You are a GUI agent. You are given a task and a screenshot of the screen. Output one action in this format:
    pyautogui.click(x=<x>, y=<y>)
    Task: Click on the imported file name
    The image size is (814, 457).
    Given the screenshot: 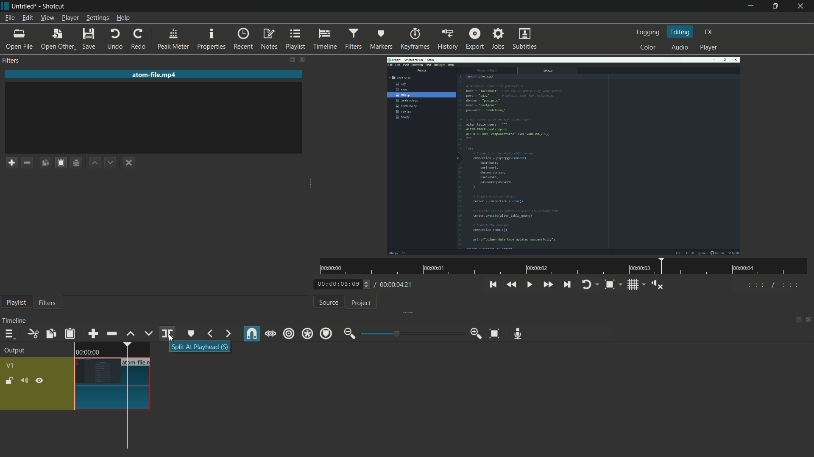 What is the action you would take?
    pyautogui.click(x=155, y=74)
    